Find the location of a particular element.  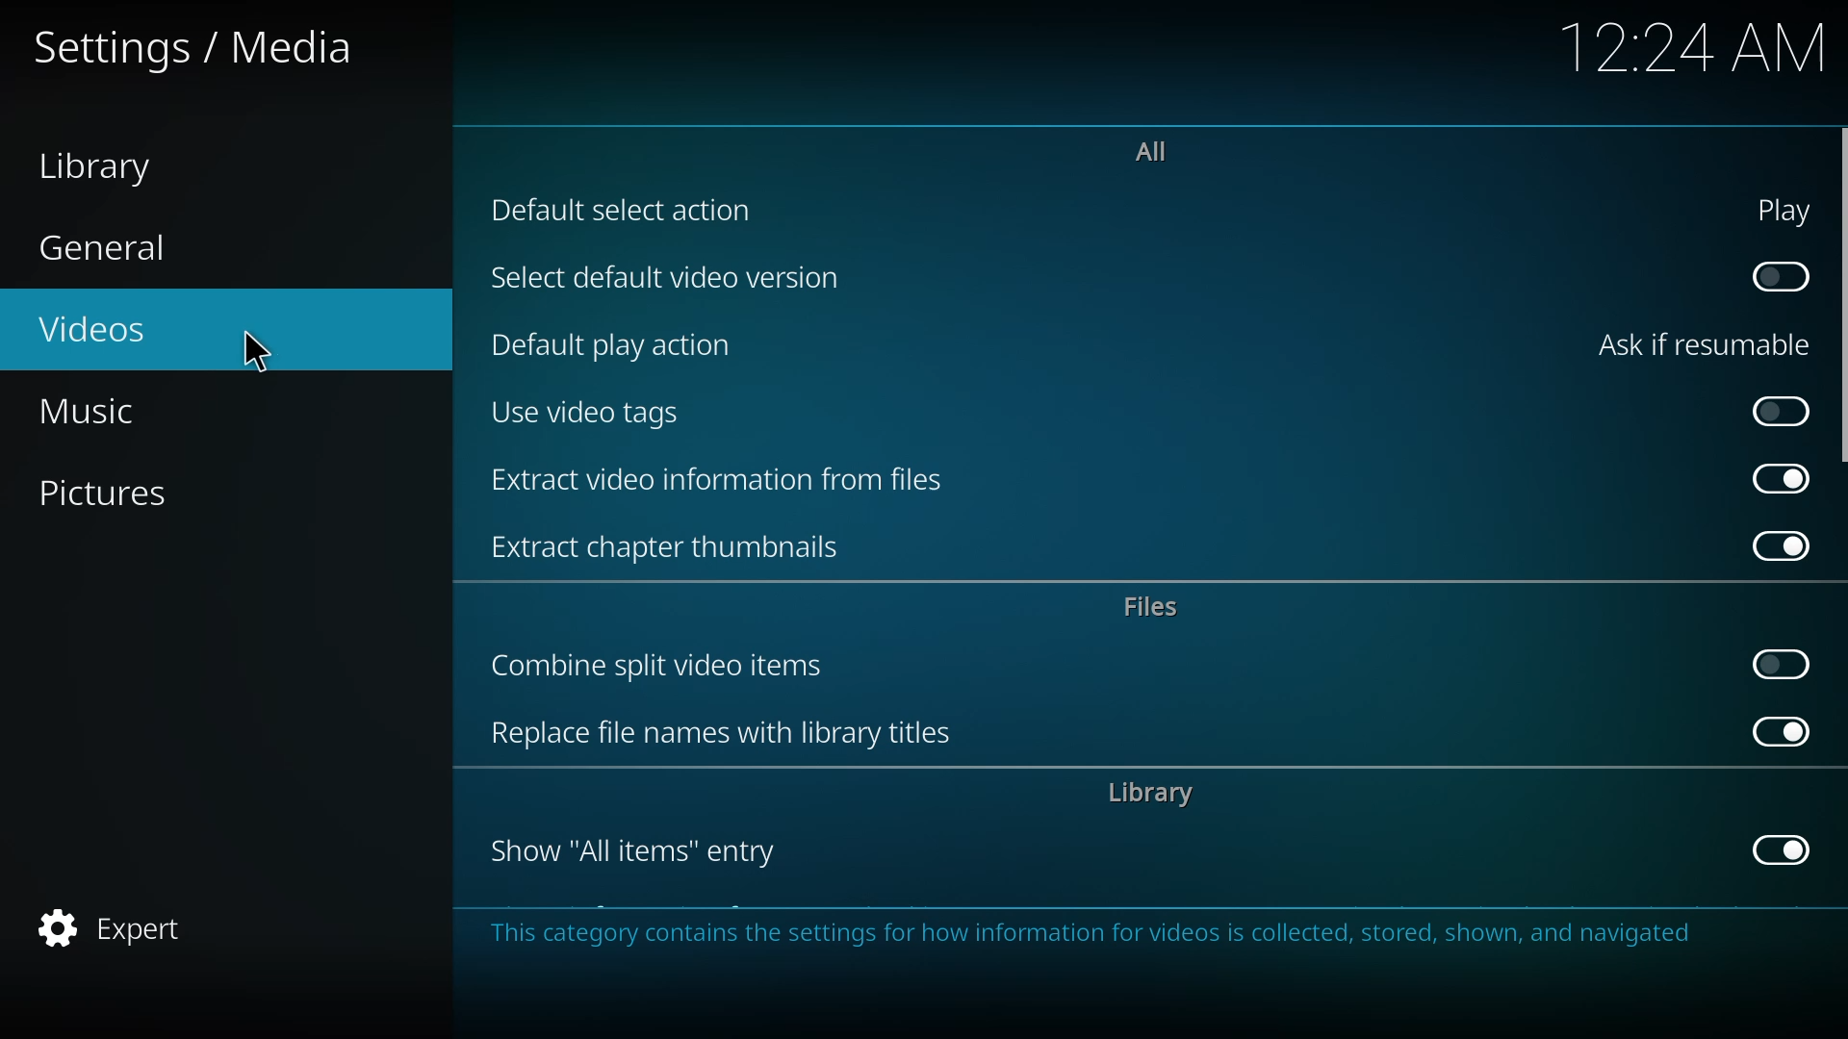

time is located at coordinates (1698, 44).